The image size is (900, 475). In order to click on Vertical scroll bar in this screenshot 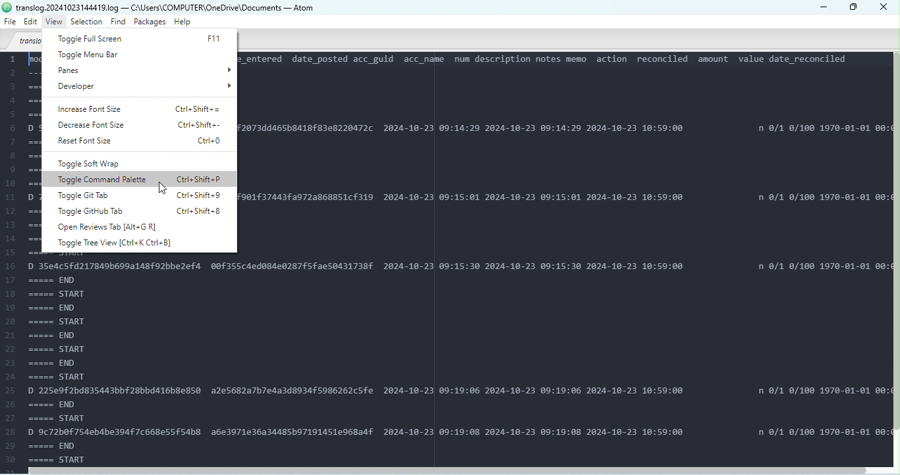, I will do `click(895, 261)`.